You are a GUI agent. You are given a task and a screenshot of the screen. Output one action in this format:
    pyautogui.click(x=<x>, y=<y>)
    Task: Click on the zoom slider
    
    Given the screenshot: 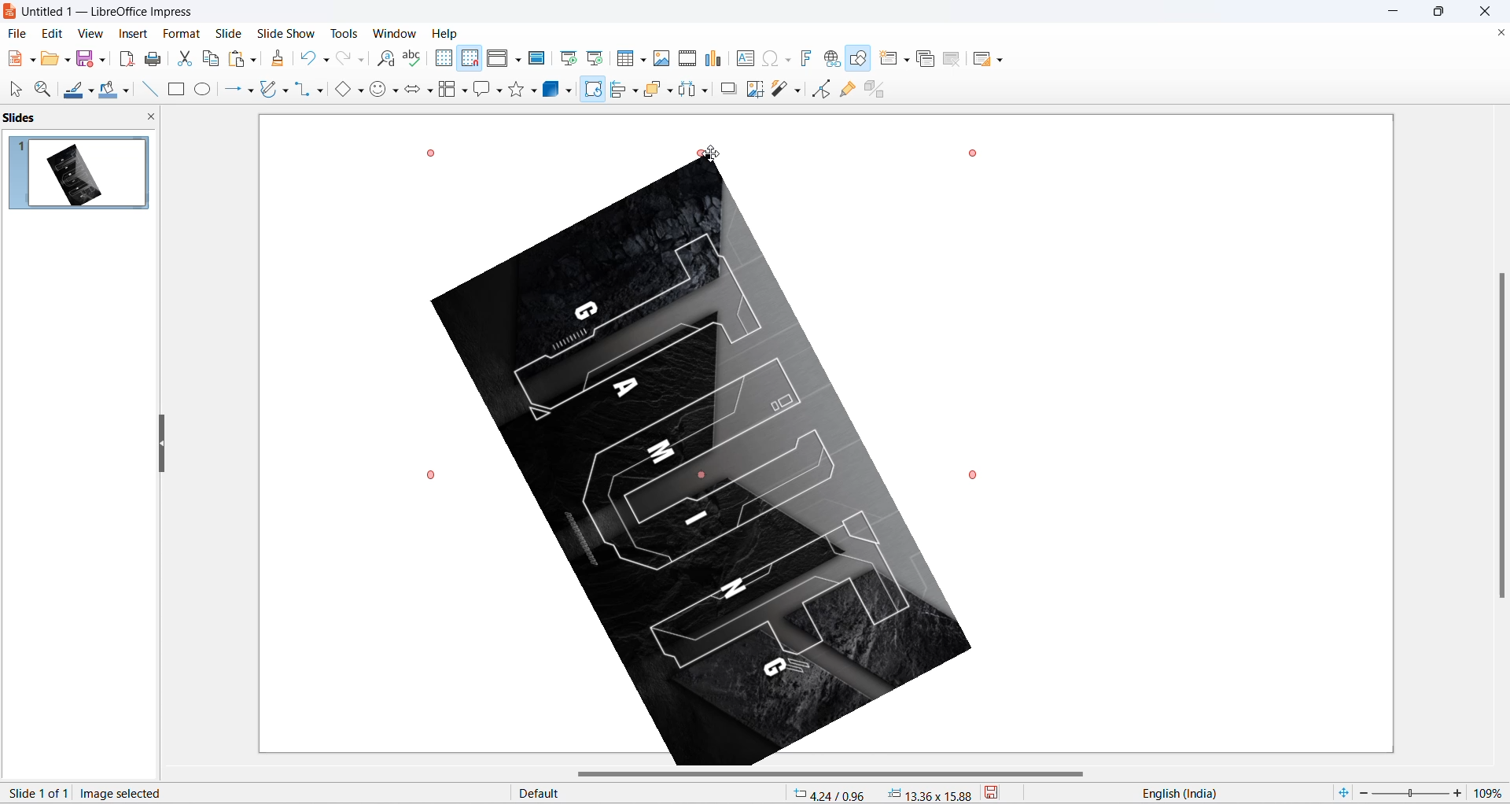 What is the action you would take?
    pyautogui.click(x=1409, y=794)
    